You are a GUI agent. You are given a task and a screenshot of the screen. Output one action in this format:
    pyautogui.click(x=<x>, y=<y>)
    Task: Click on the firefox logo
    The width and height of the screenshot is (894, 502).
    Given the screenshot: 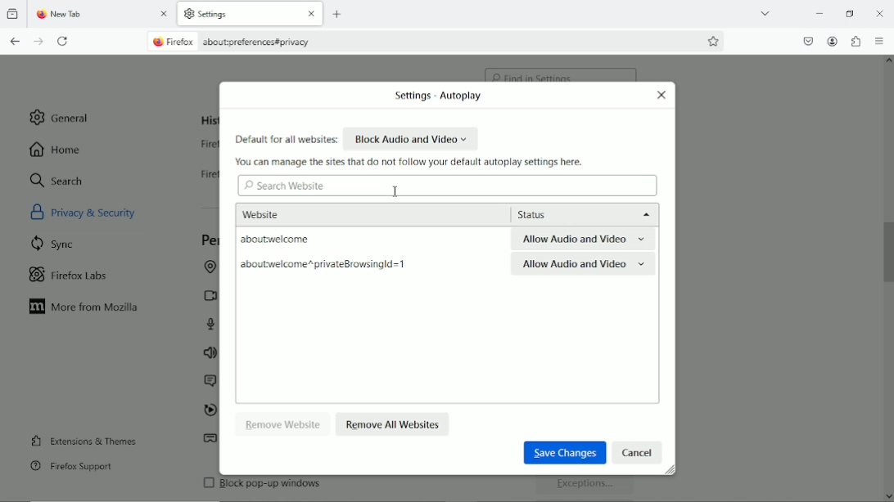 What is the action you would take?
    pyautogui.click(x=39, y=16)
    